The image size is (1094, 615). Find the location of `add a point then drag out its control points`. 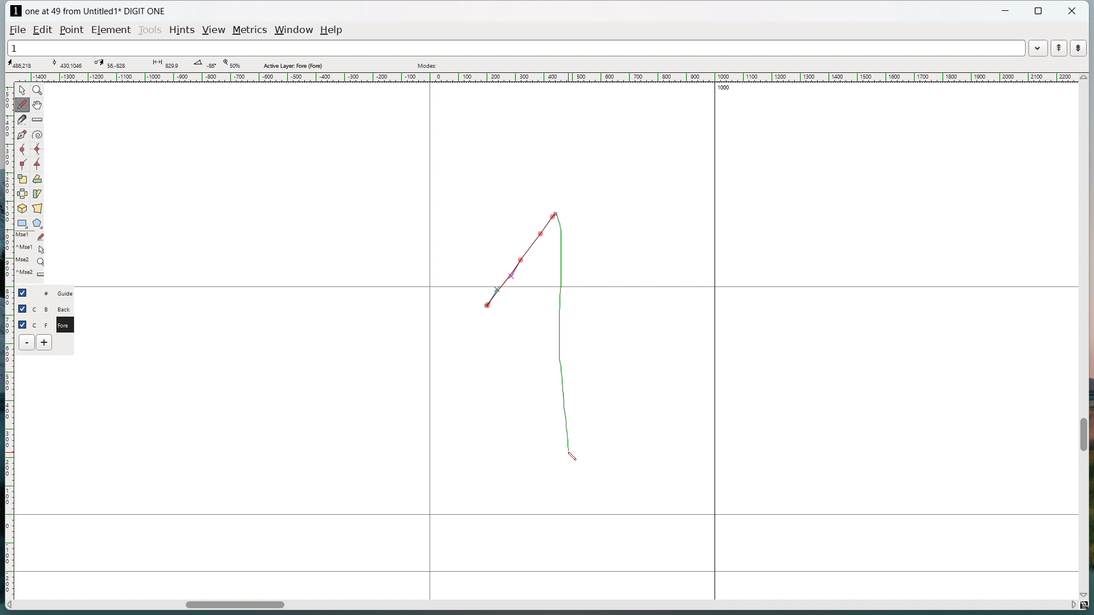

add a point then drag out its control points is located at coordinates (22, 134).